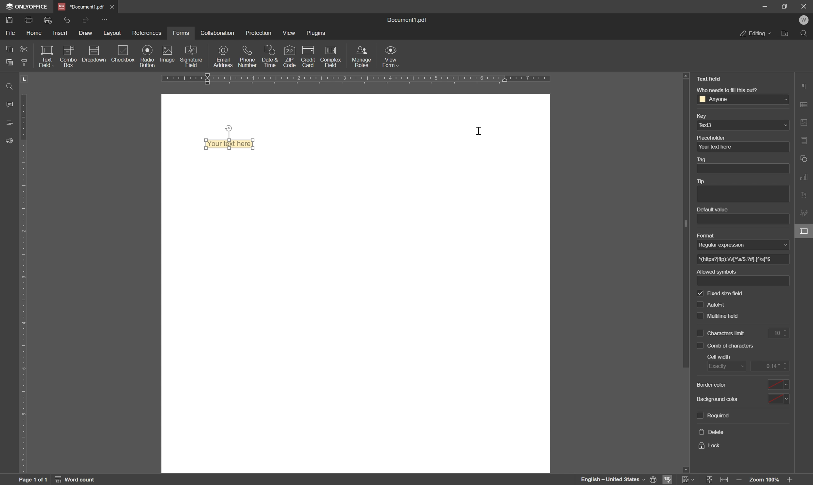 The width and height of the screenshot is (813, 485). Describe the element at coordinates (683, 226) in the screenshot. I see `scroll bar` at that location.